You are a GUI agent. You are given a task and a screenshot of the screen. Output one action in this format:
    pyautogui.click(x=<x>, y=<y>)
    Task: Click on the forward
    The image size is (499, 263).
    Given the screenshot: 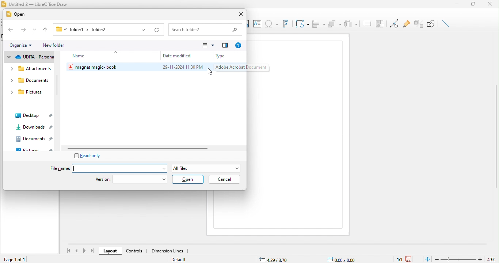 What is the action you would take?
    pyautogui.click(x=23, y=30)
    